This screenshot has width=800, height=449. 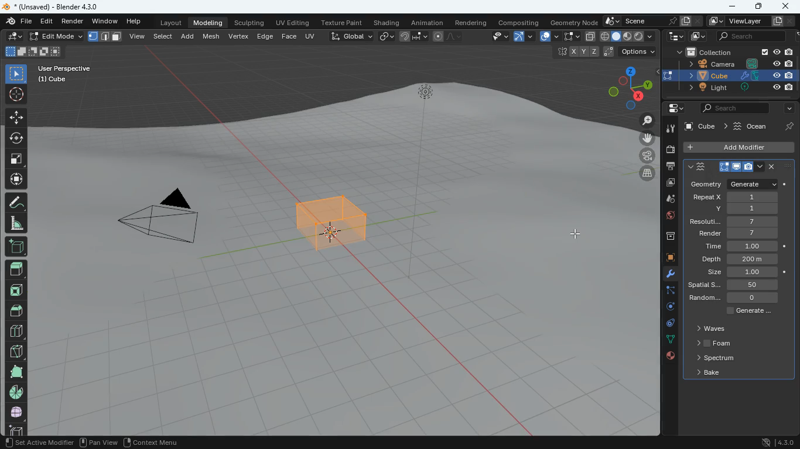 I want to click on ocean, so click(x=766, y=125).